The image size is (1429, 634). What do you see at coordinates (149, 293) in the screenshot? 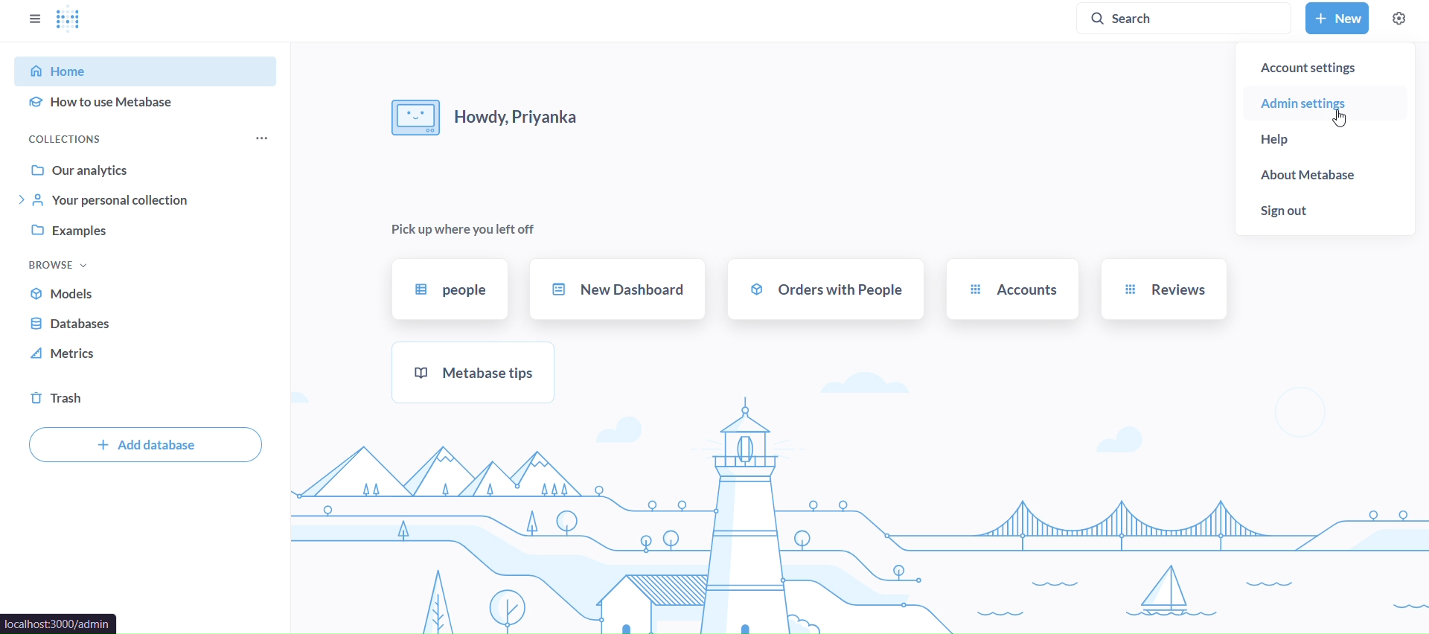
I see `models` at bounding box center [149, 293].